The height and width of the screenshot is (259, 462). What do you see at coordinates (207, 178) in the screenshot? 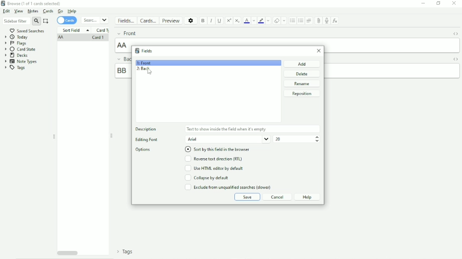
I see `Collapse by default` at bounding box center [207, 178].